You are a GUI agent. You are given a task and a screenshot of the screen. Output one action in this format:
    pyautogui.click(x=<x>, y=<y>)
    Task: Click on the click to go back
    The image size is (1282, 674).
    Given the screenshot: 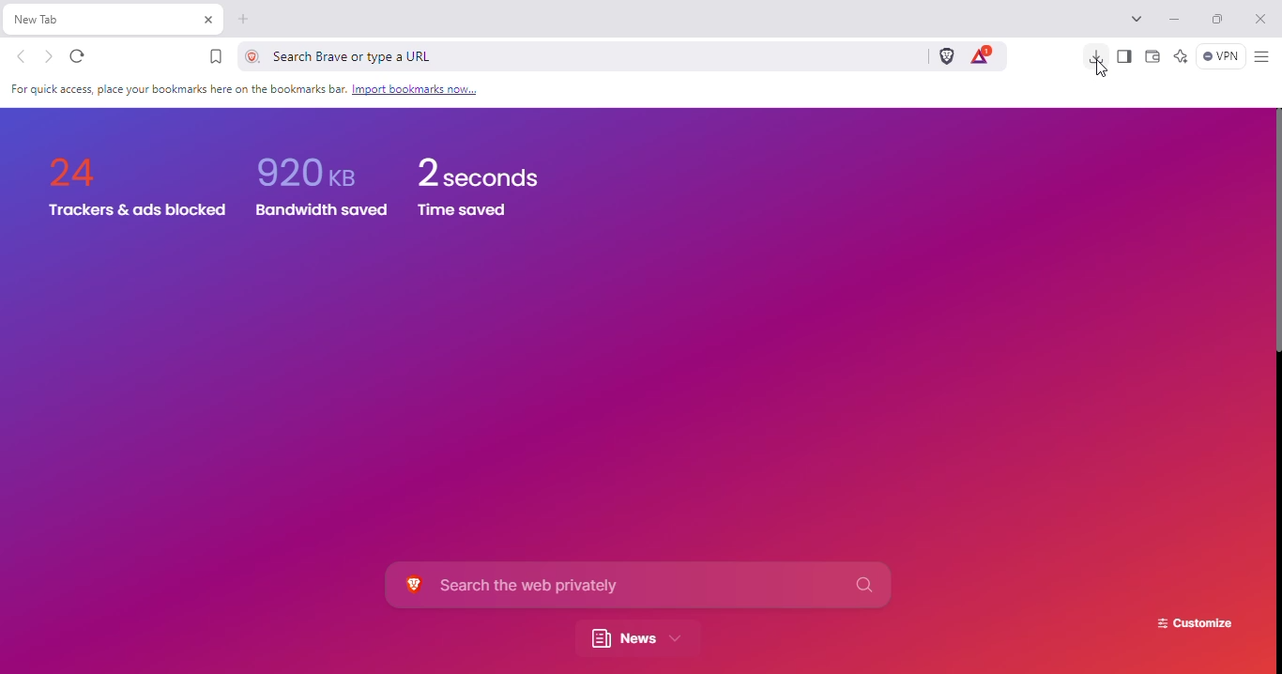 What is the action you would take?
    pyautogui.click(x=22, y=56)
    